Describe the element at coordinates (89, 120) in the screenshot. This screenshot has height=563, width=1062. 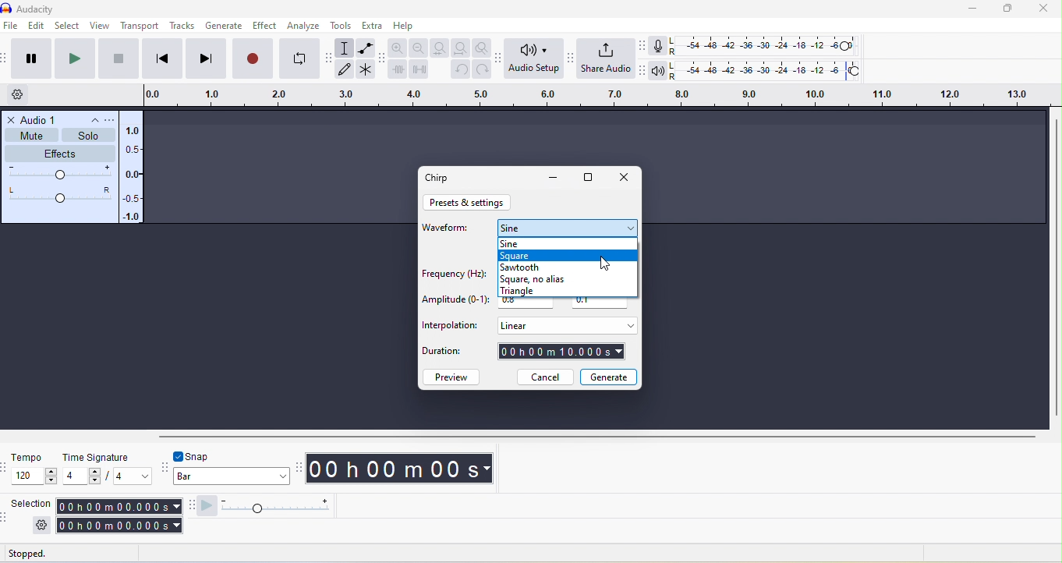
I see `collapse` at that location.